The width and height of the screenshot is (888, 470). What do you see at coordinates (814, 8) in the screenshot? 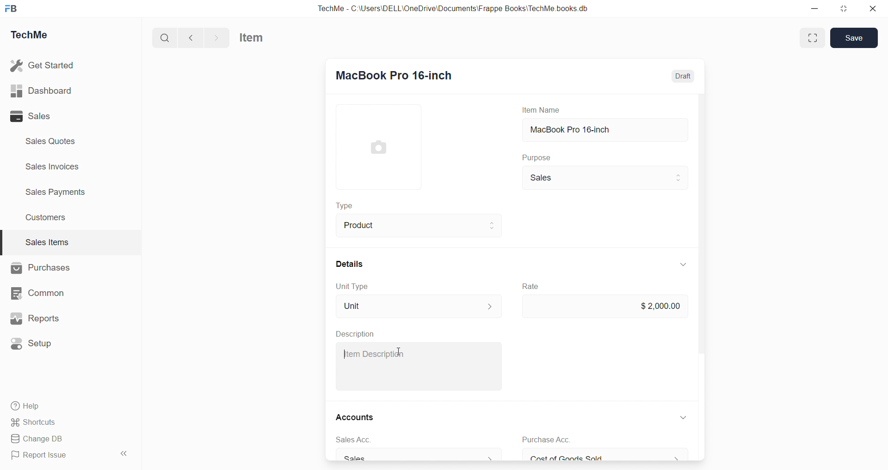
I see `minimize` at bounding box center [814, 8].